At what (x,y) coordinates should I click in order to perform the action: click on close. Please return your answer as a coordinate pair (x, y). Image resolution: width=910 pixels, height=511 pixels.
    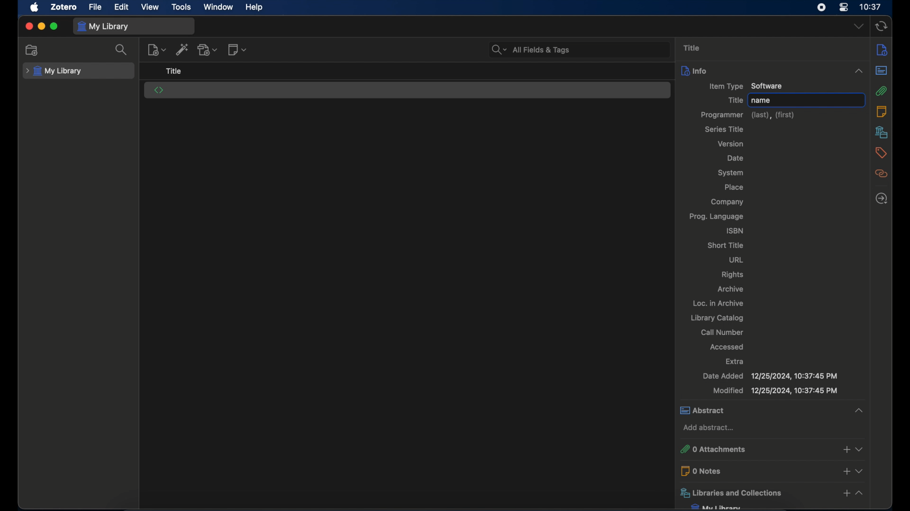
    Looking at the image, I should click on (28, 26).